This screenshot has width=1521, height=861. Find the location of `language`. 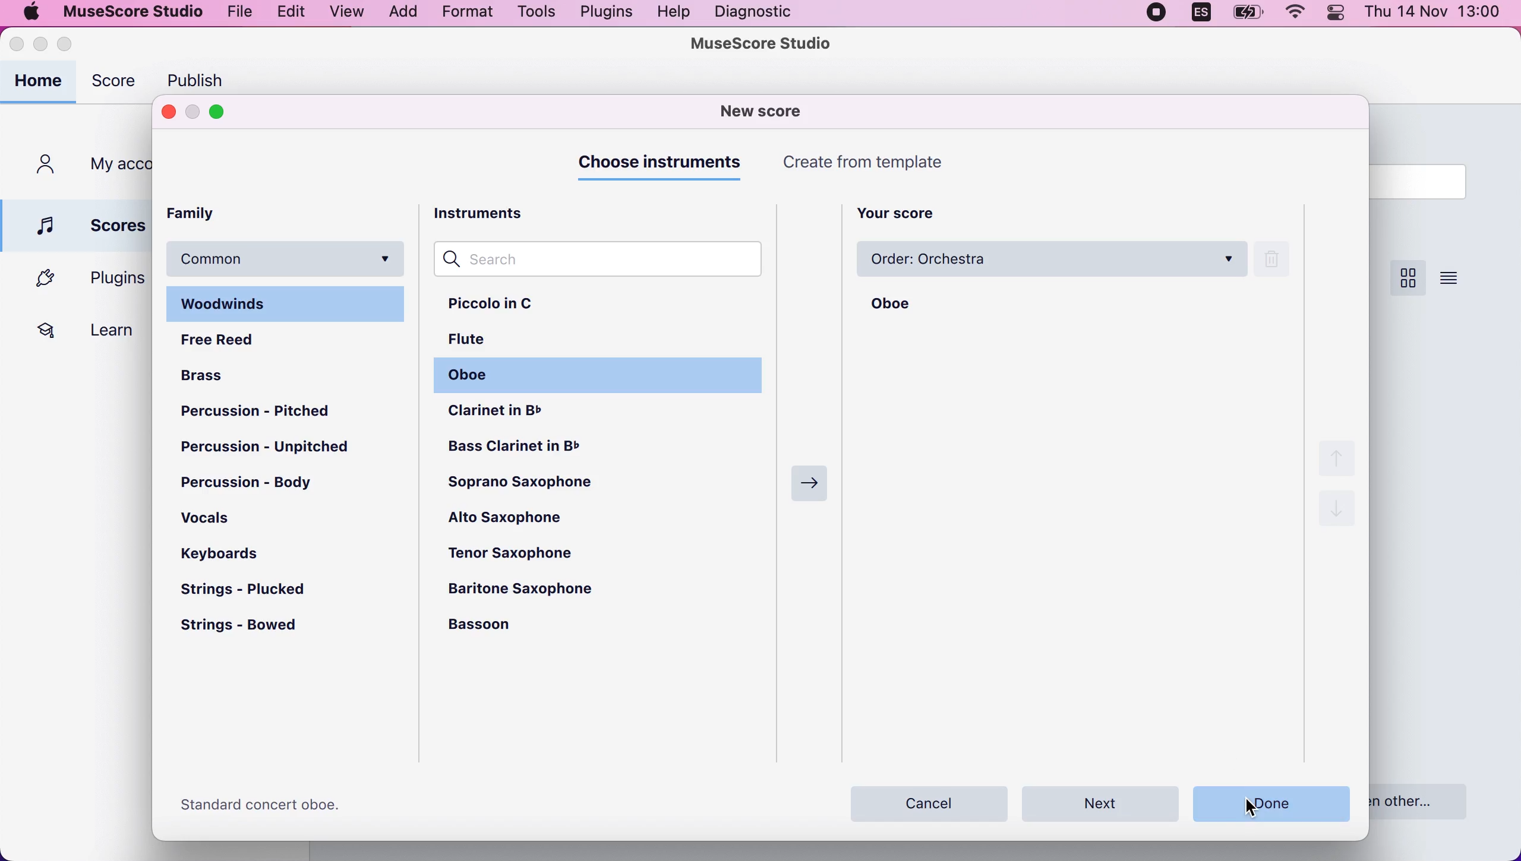

language is located at coordinates (1198, 16).